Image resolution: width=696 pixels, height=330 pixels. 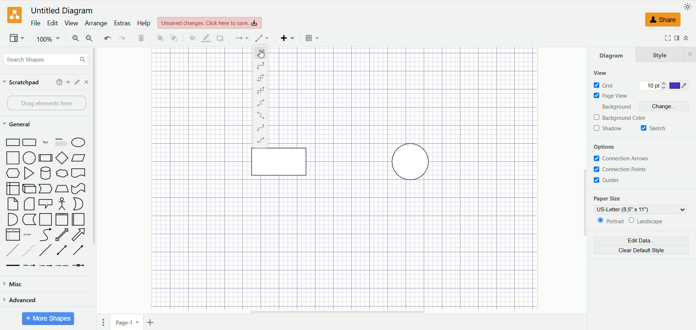 What do you see at coordinates (159, 37) in the screenshot?
I see `to front` at bounding box center [159, 37].